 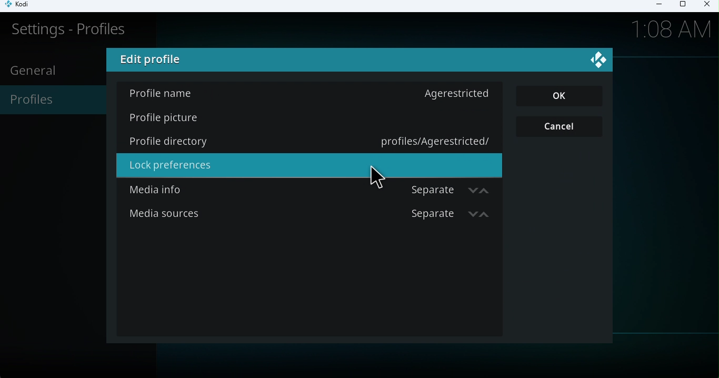 I want to click on OK, so click(x=560, y=96).